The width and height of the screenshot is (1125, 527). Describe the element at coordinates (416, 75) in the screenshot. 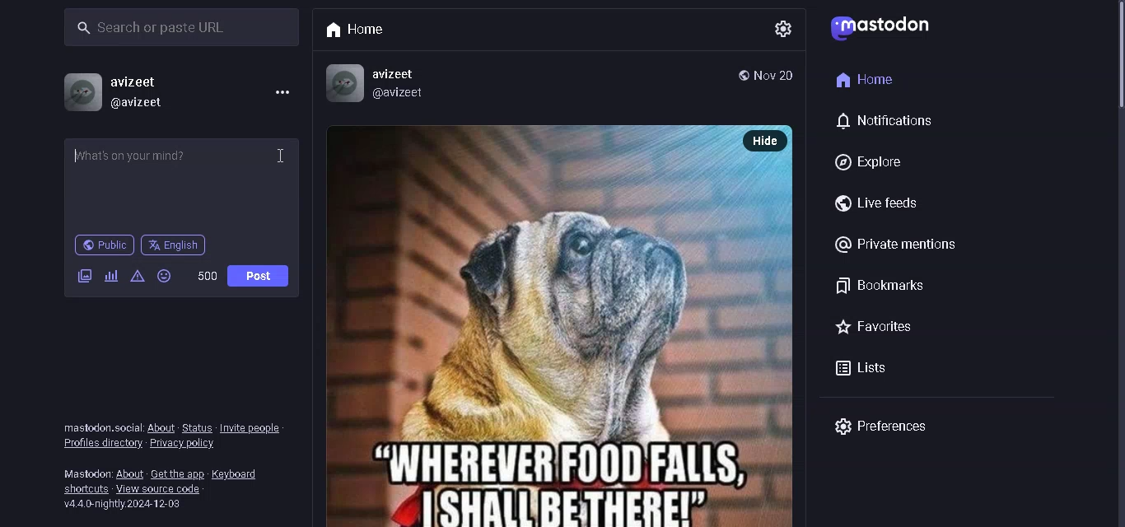

I see `avizeet` at that location.